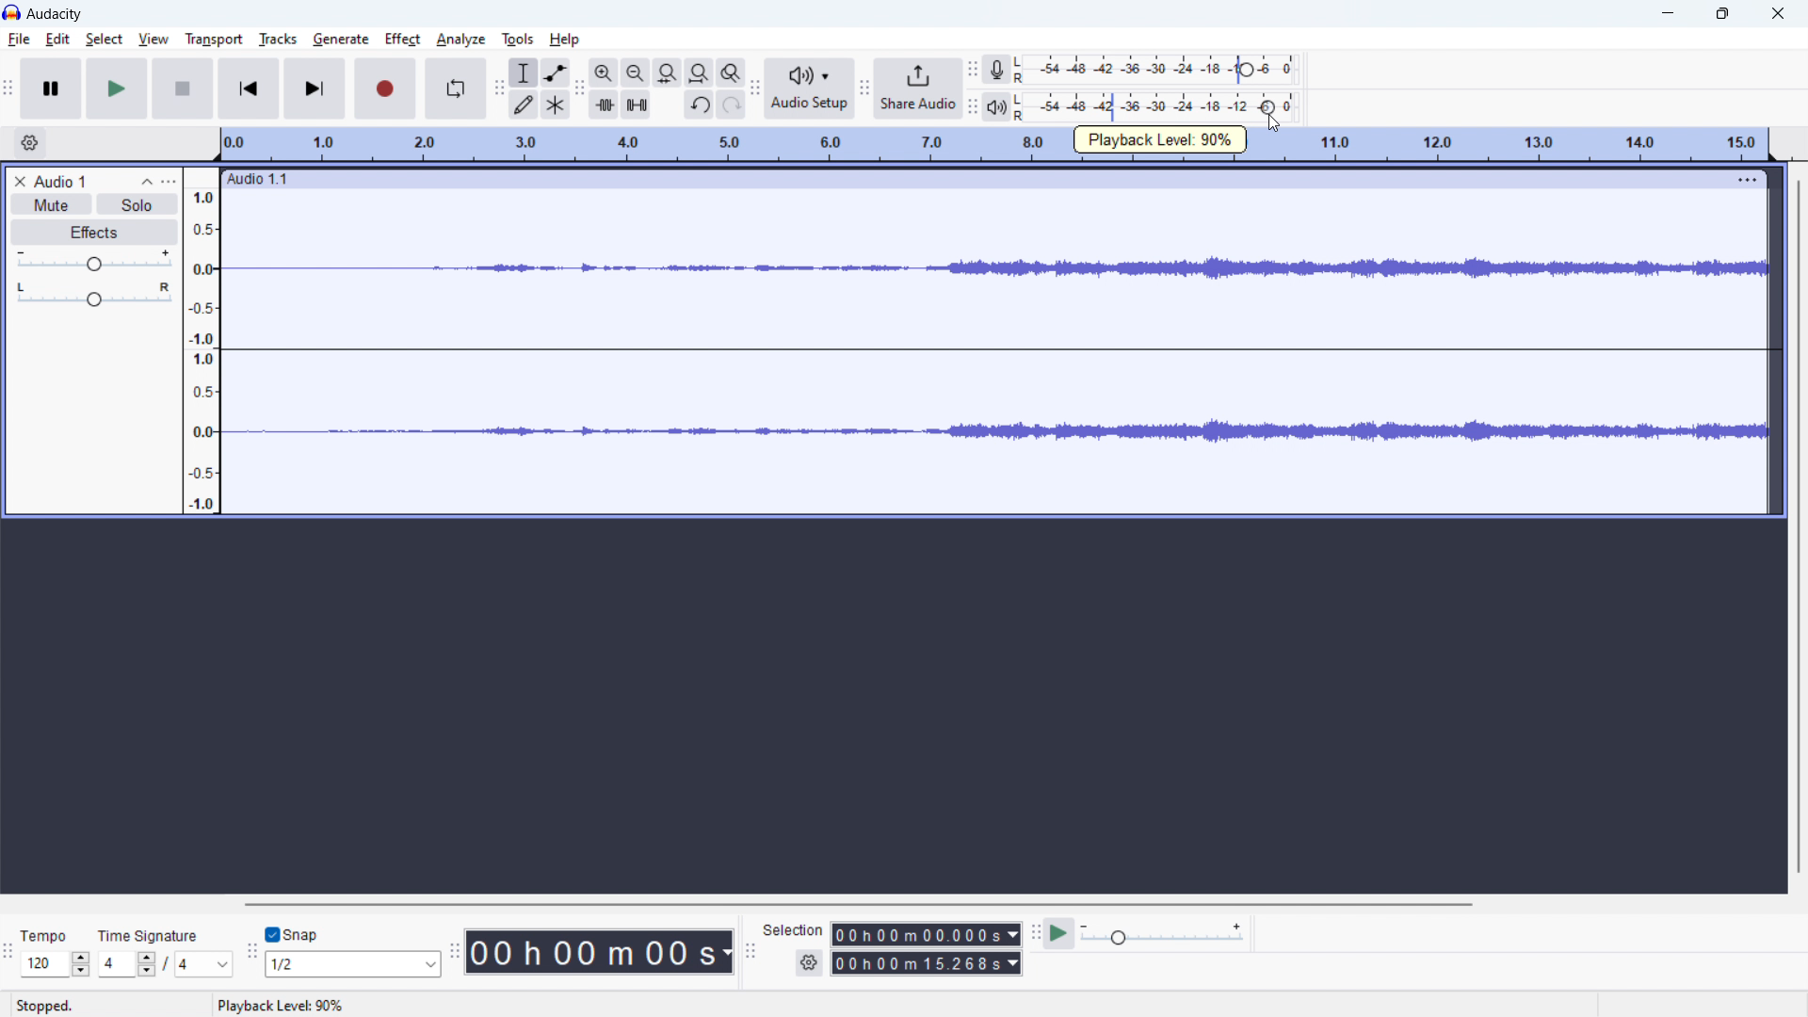 This screenshot has height=1017, width=1808. Describe the element at coordinates (165, 963) in the screenshot. I see `time signature` at that location.